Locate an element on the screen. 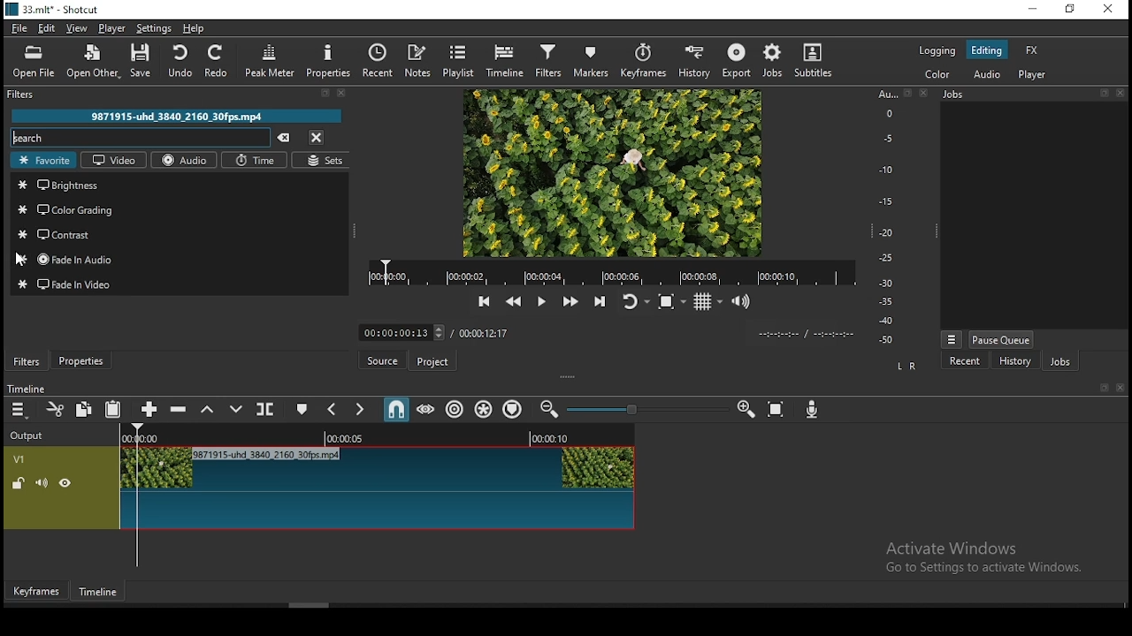  history is located at coordinates (1015, 361).